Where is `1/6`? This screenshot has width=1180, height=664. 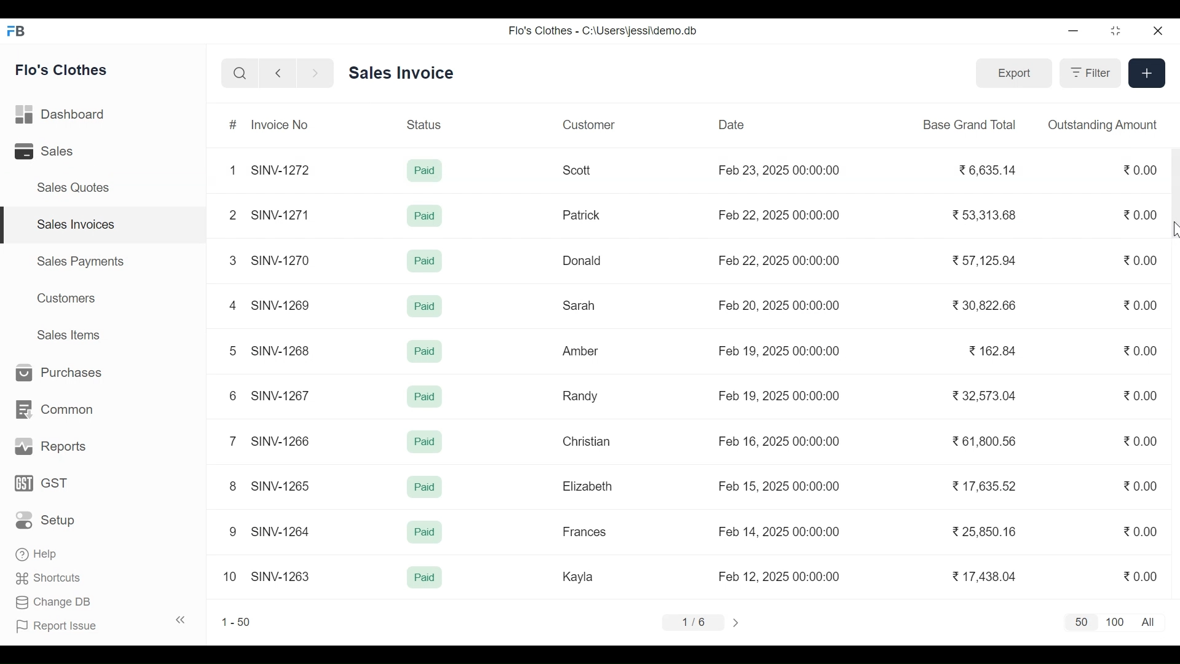 1/6 is located at coordinates (692, 620).